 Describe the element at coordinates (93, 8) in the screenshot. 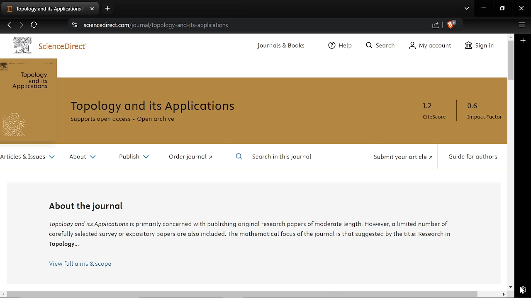

I see `Close current tab` at that location.